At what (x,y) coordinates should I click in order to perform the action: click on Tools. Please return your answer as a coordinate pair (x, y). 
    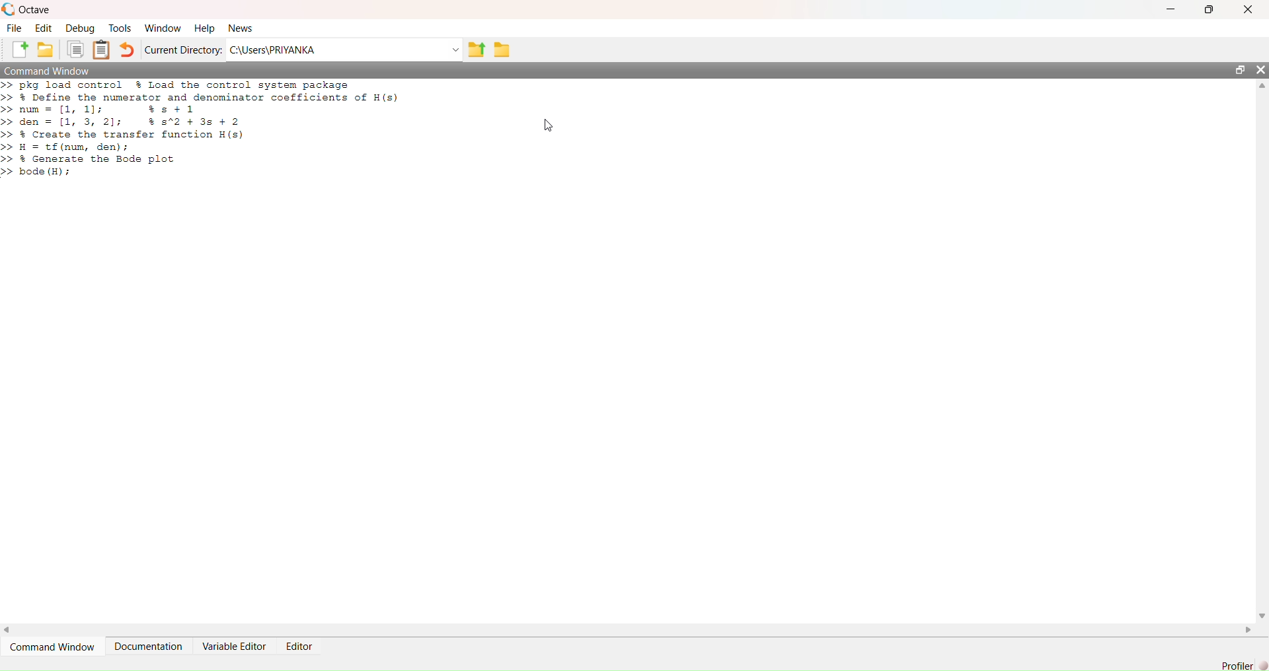
    Looking at the image, I should click on (120, 28).